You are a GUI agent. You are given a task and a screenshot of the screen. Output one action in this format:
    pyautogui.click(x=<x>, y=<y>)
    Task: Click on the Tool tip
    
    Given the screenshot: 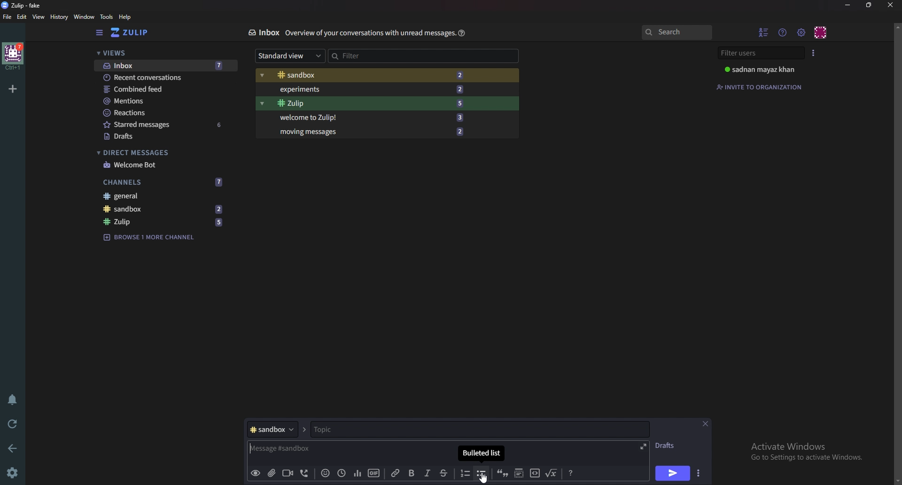 What is the action you would take?
    pyautogui.click(x=482, y=454)
    